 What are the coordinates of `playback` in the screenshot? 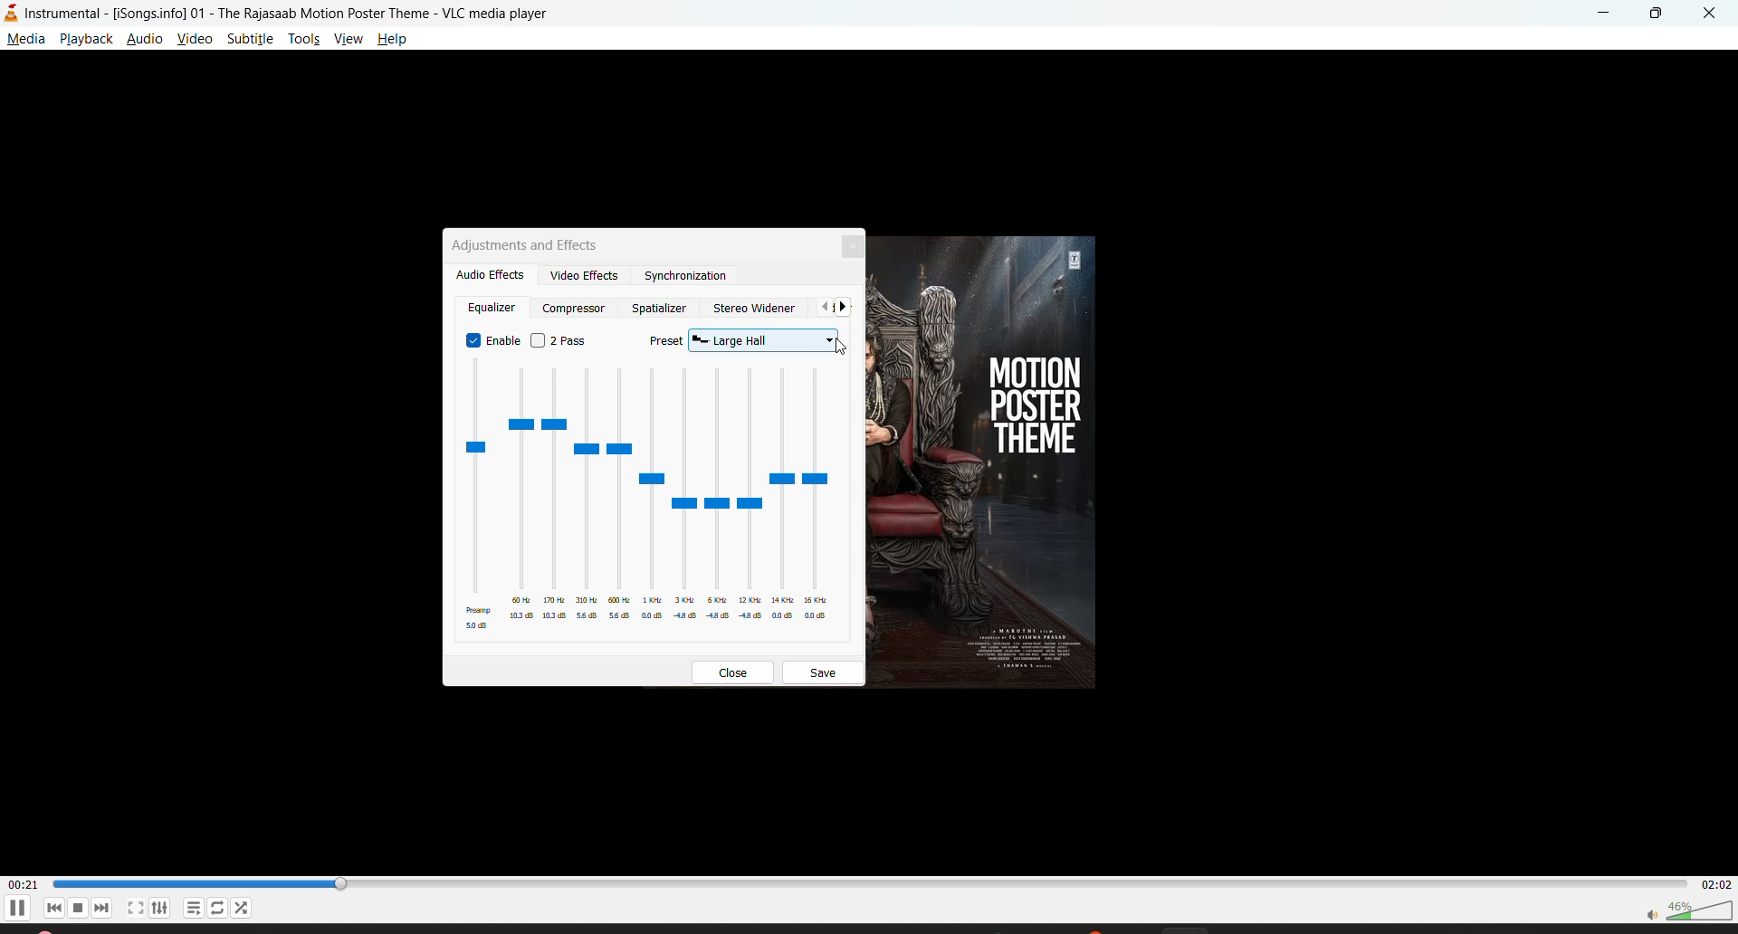 It's located at (90, 40).